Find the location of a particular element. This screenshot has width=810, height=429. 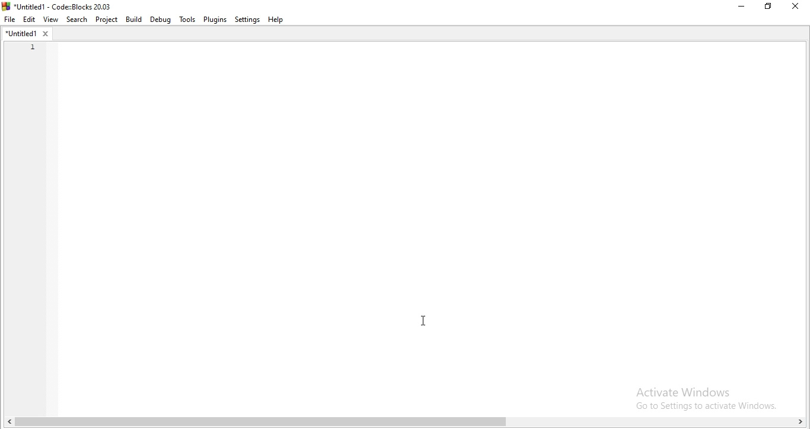

empty box is located at coordinates (84, 34).